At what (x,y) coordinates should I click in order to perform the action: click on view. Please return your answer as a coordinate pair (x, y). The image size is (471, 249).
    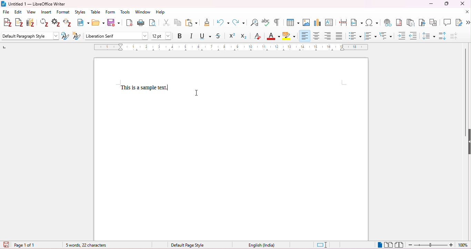
    Looking at the image, I should click on (32, 12).